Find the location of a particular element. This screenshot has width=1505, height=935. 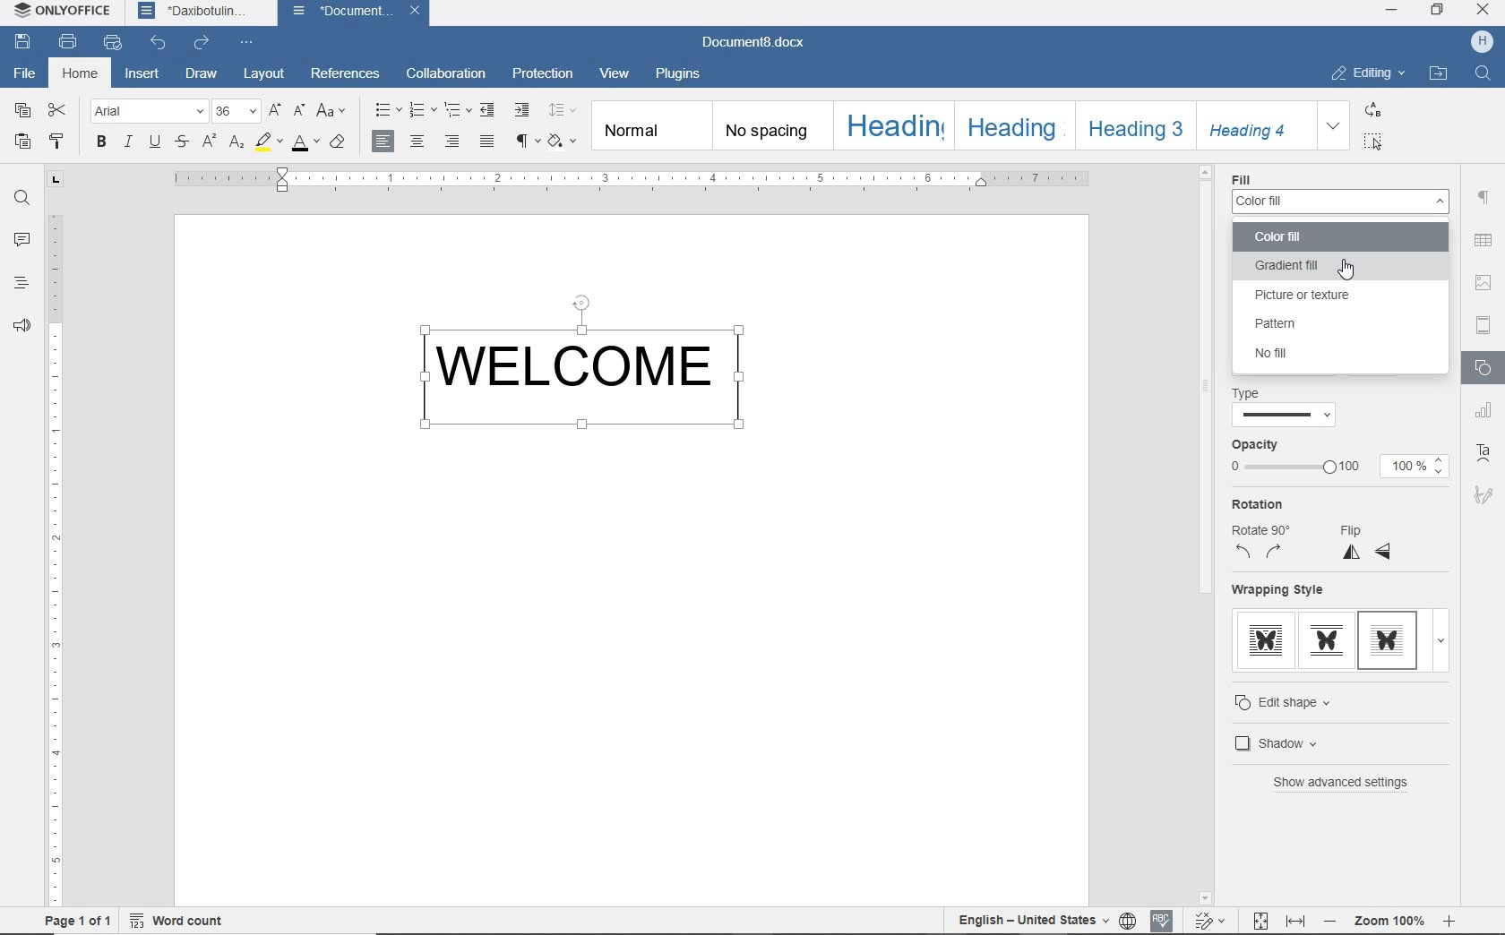

FIT TO WIDTH is located at coordinates (1297, 922).